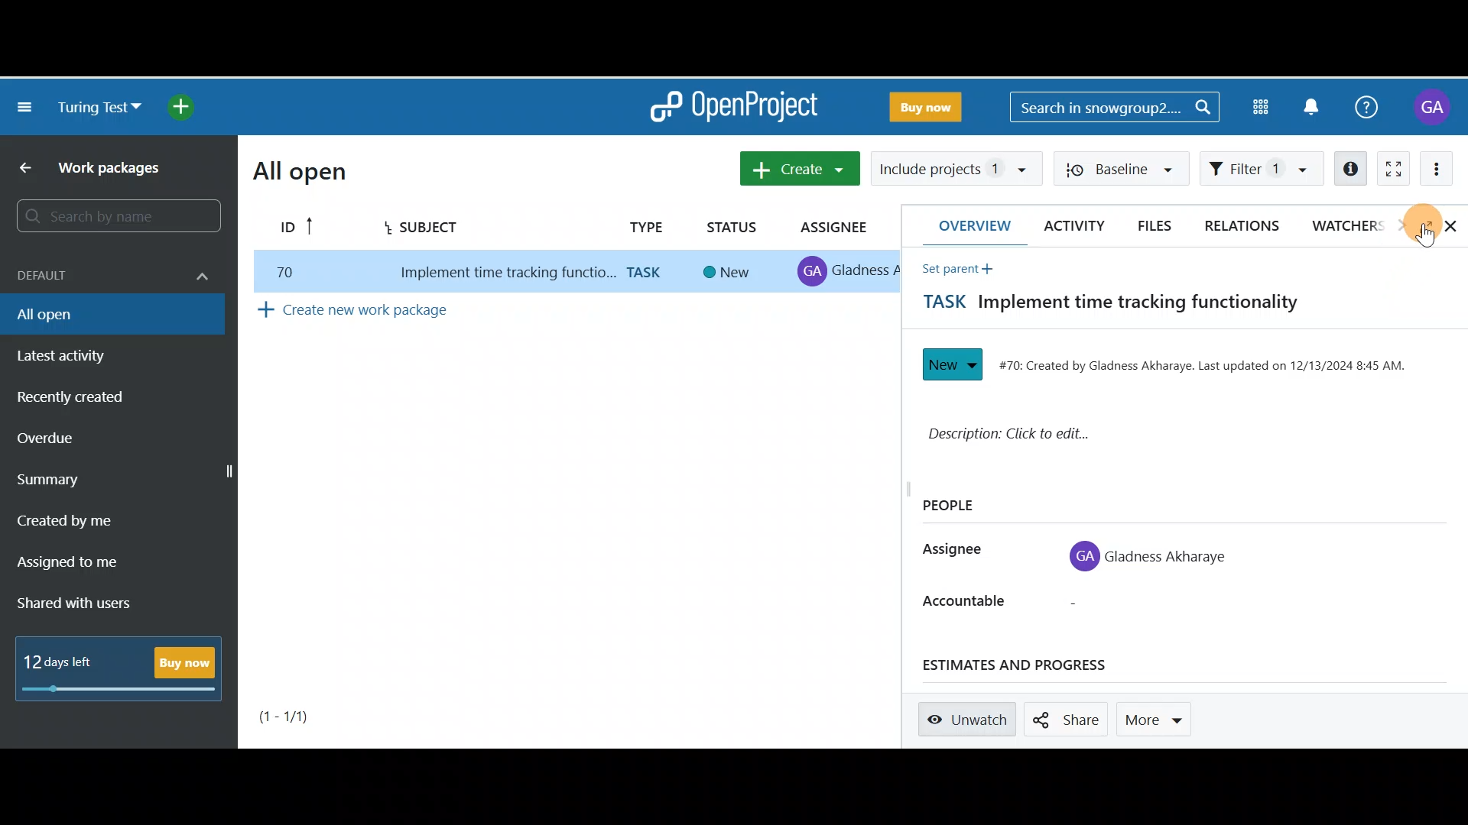 The height and width of the screenshot is (825, 1468). What do you see at coordinates (802, 171) in the screenshot?
I see `Create` at bounding box center [802, 171].